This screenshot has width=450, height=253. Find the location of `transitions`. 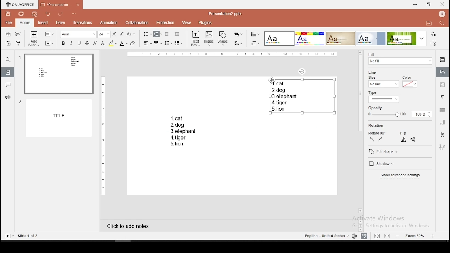

transitions is located at coordinates (82, 23).